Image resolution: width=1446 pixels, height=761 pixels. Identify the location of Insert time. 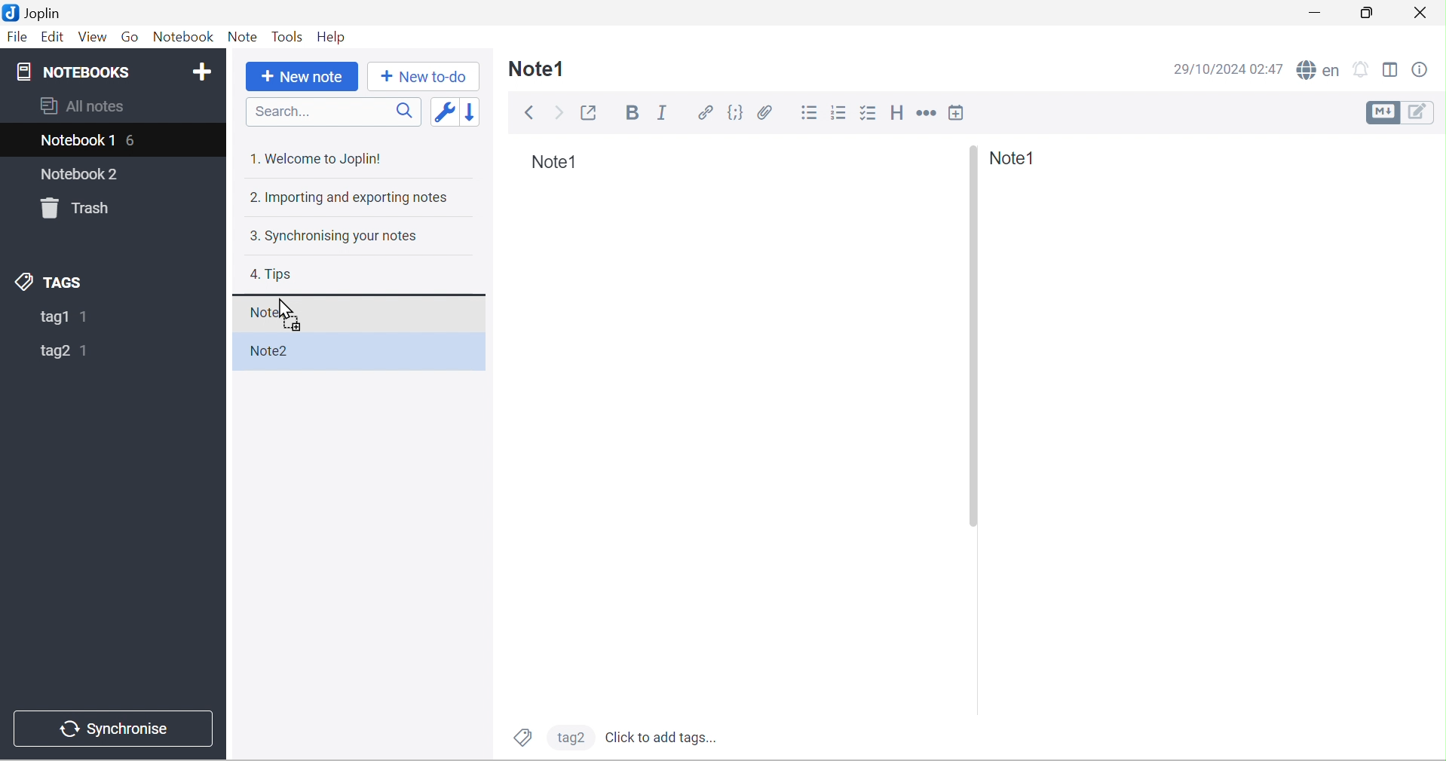
(958, 112).